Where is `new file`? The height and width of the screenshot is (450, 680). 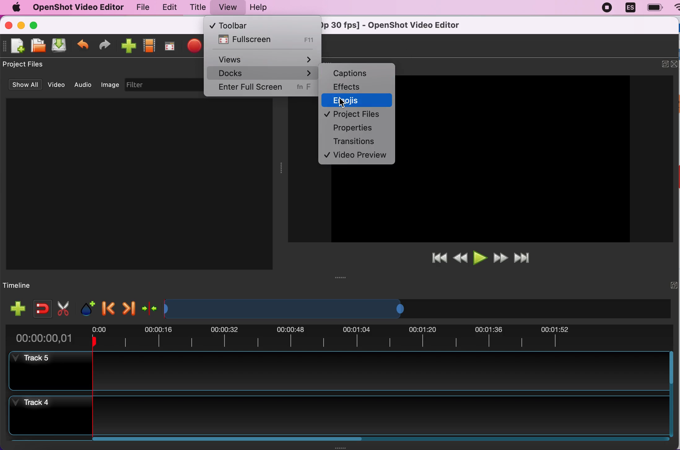 new file is located at coordinates (15, 49).